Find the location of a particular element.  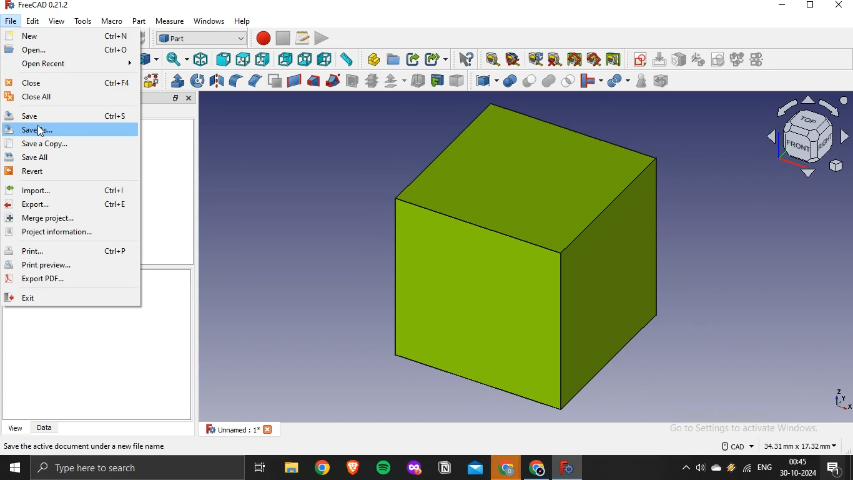

close is located at coordinates (190, 98).